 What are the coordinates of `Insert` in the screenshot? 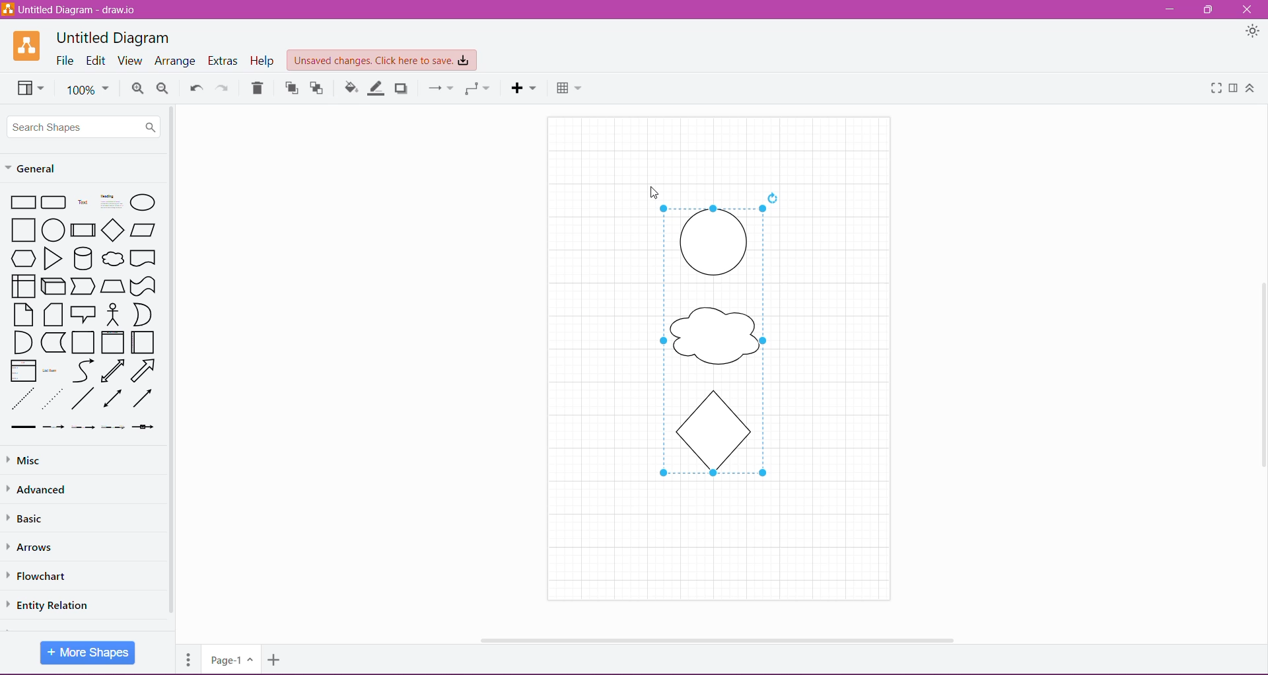 It's located at (524, 88).